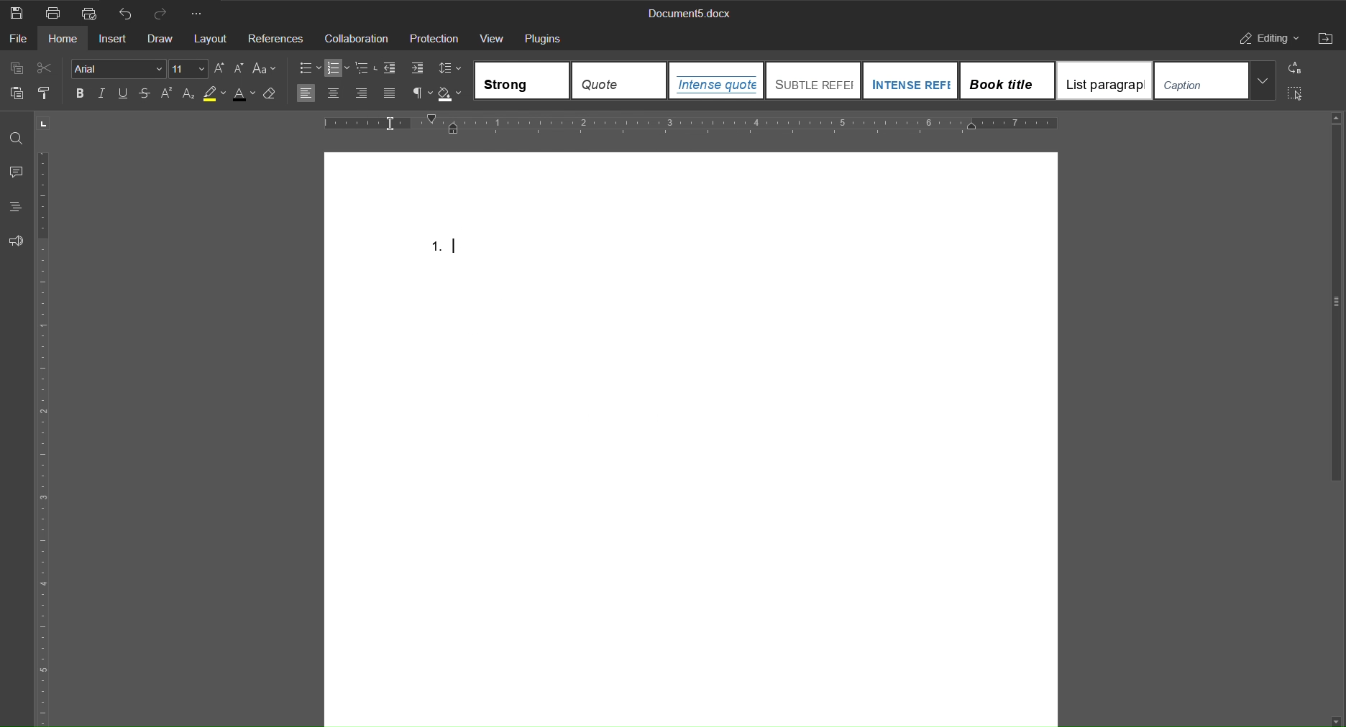 The height and width of the screenshot is (727, 1346). What do you see at coordinates (815, 81) in the screenshot?
I see `SUBTLE REFE...` at bounding box center [815, 81].